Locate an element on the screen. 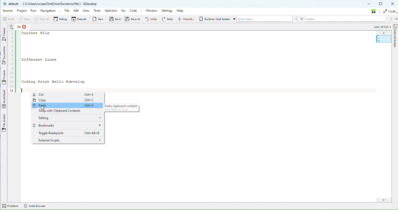 The width and height of the screenshot is (398, 210). Code Browser (Information) is located at coordinates (38, 206).